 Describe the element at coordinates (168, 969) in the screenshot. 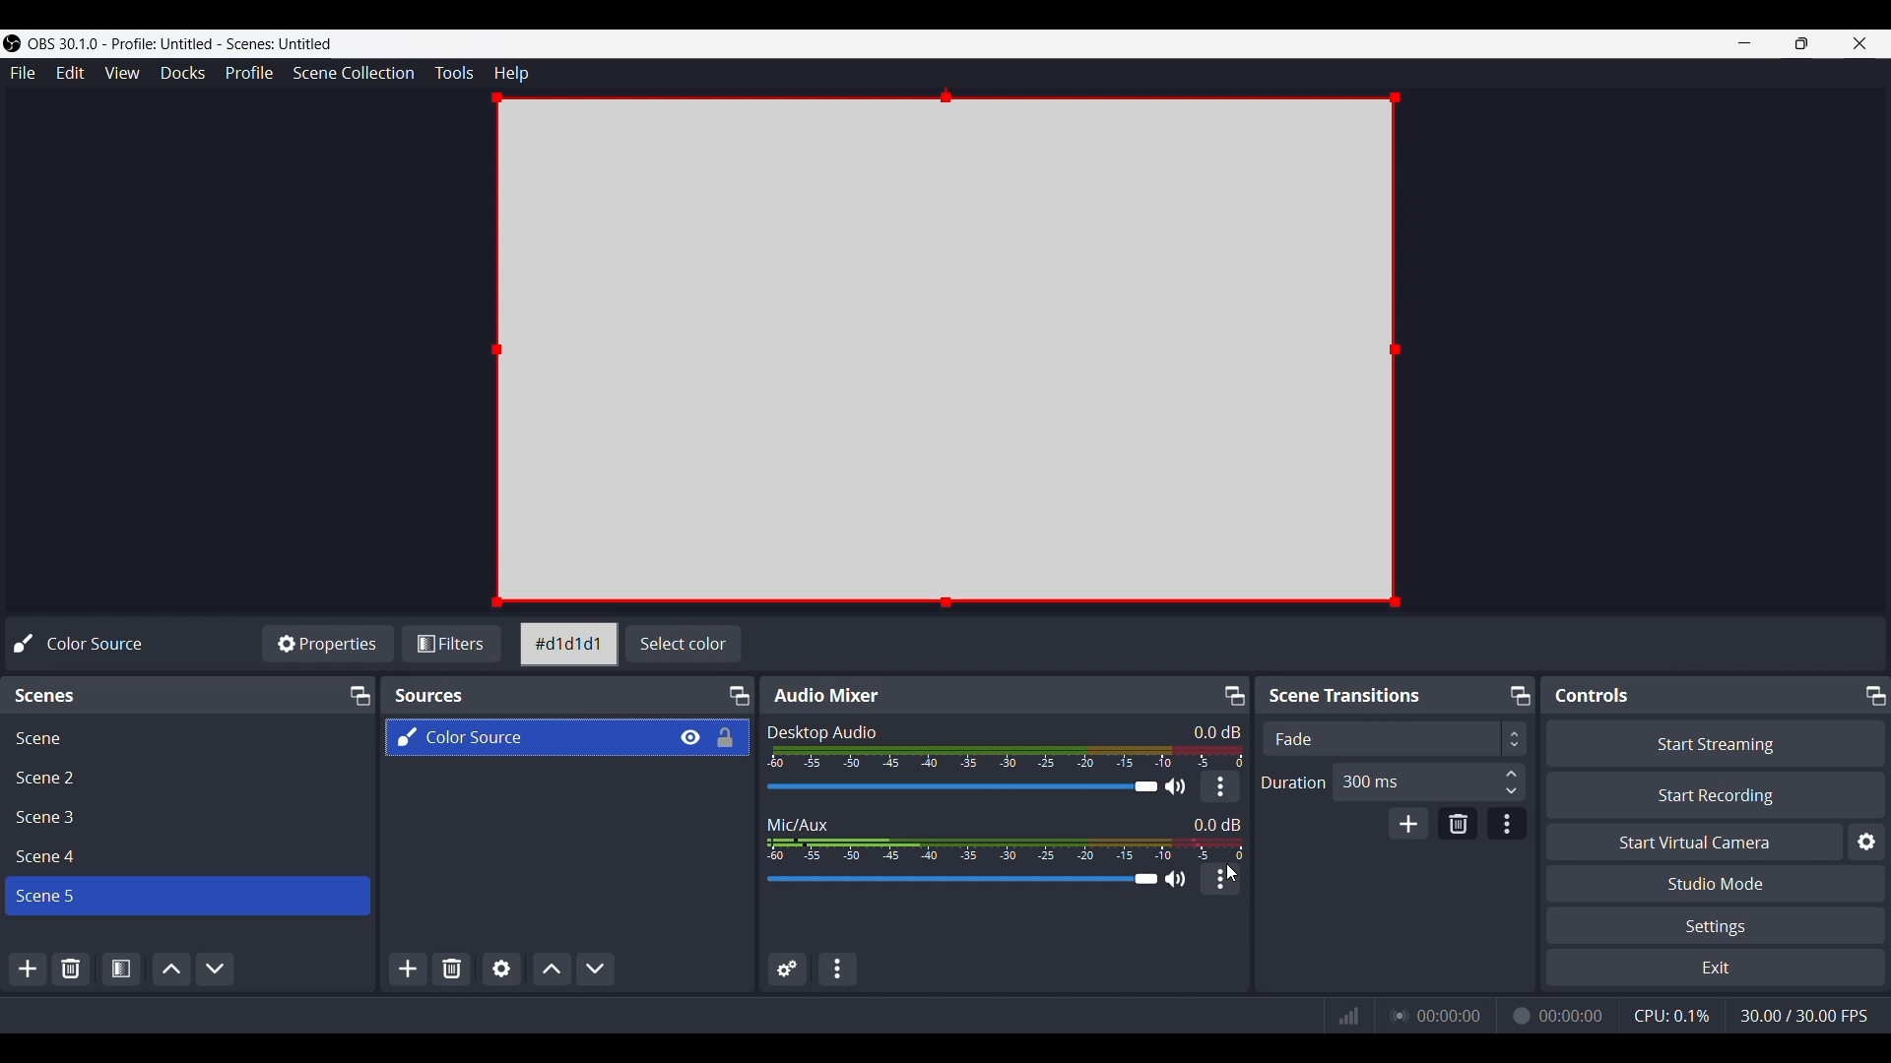

I see `Move Scene Up ` at that location.